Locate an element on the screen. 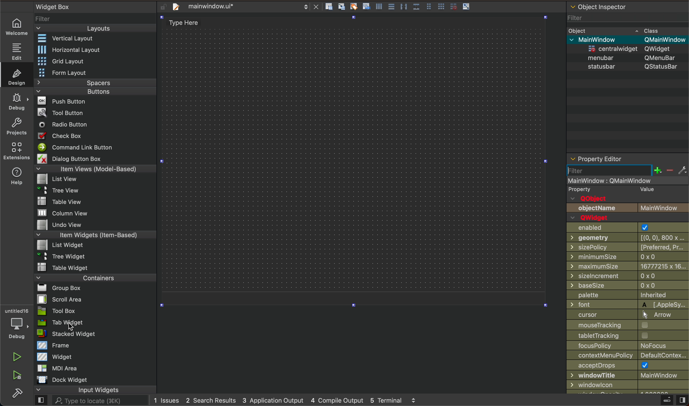  Dialog Button Box is located at coordinates (67, 158).